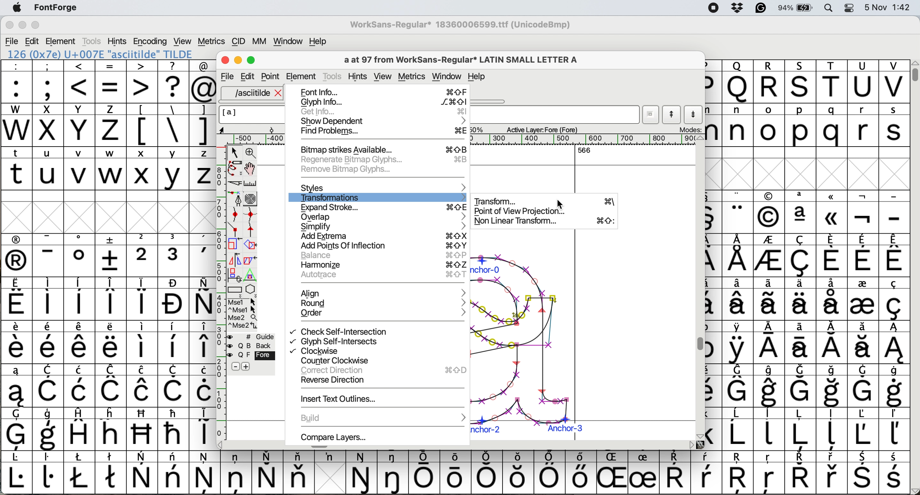 Image resolution: width=920 pixels, height=495 pixels. What do you see at coordinates (81, 428) in the screenshot?
I see `symbol` at bounding box center [81, 428].